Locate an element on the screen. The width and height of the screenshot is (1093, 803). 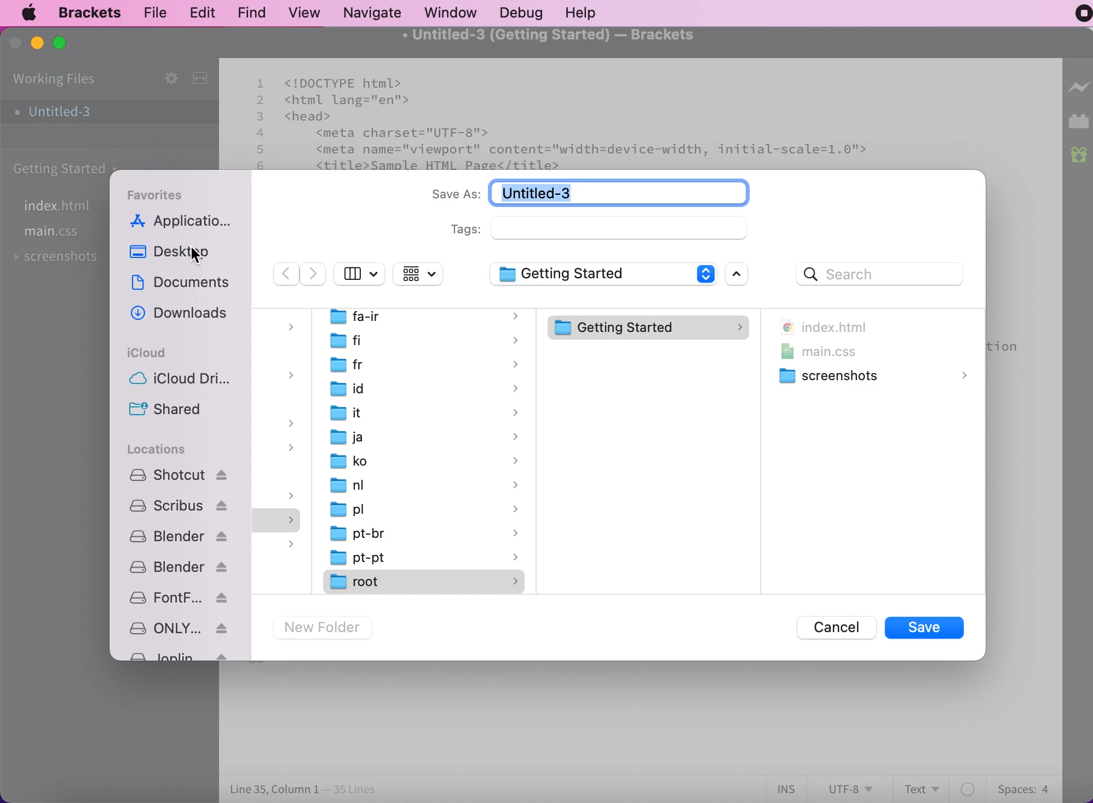
save is located at coordinates (928, 629).